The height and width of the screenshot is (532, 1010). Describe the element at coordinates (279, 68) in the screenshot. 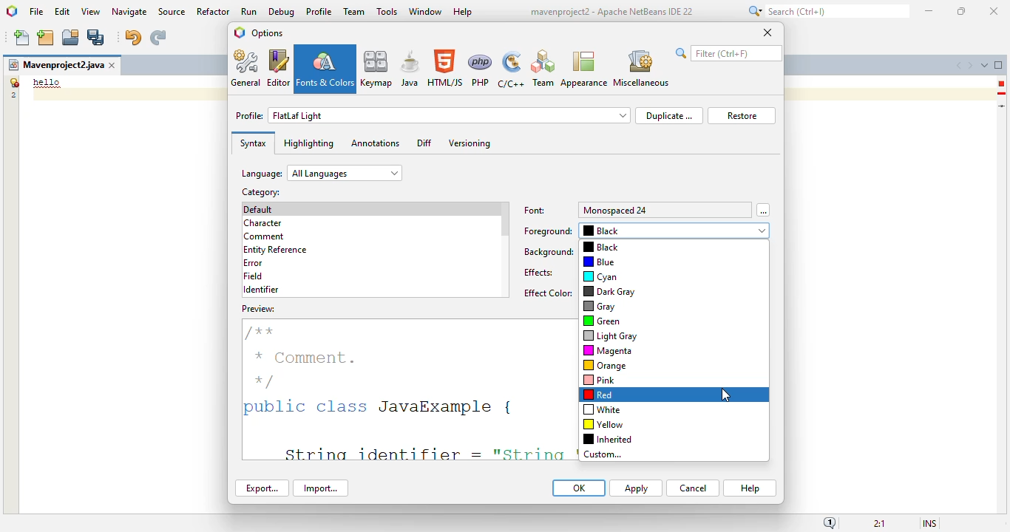

I see `editor` at that location.